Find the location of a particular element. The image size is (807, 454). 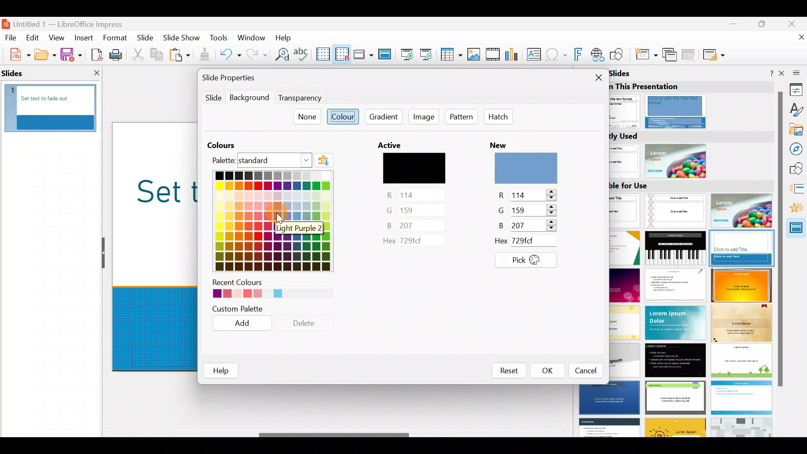

slide is located at coordinates (16, 74).